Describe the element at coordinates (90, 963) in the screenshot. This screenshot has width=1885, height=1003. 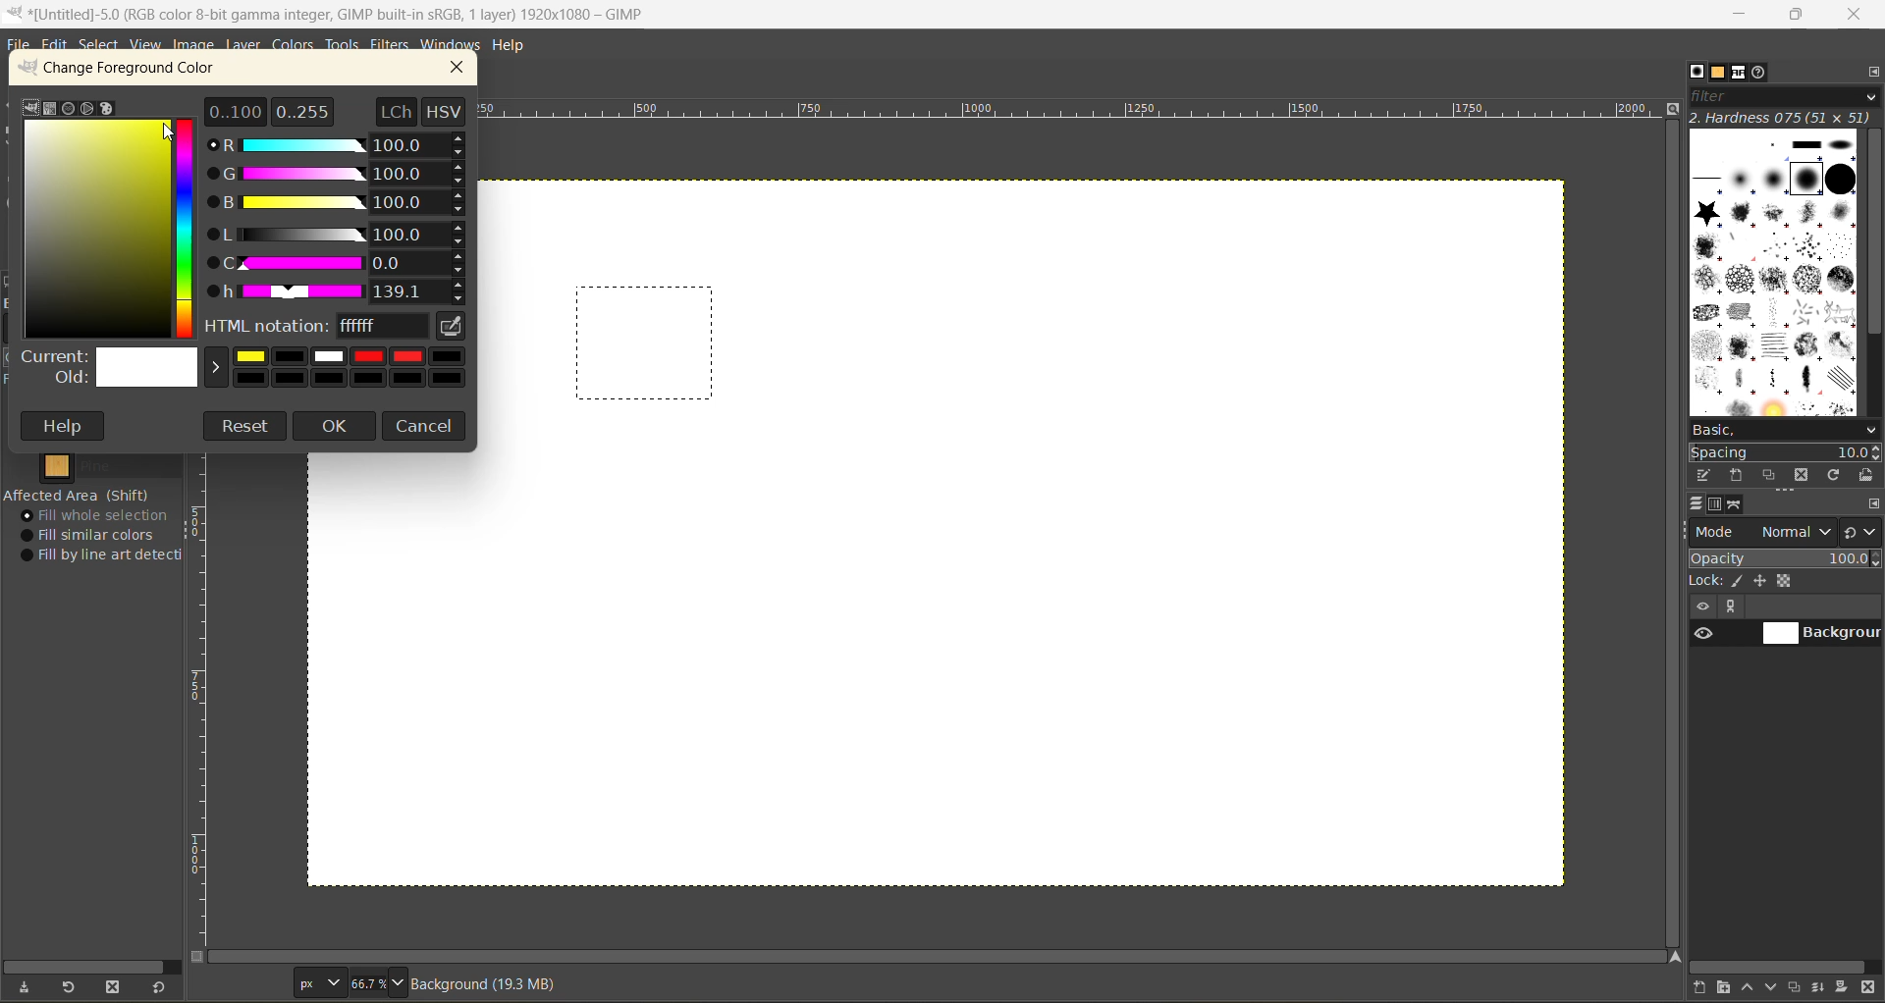
I see `horizontal scroll bar` at that location.